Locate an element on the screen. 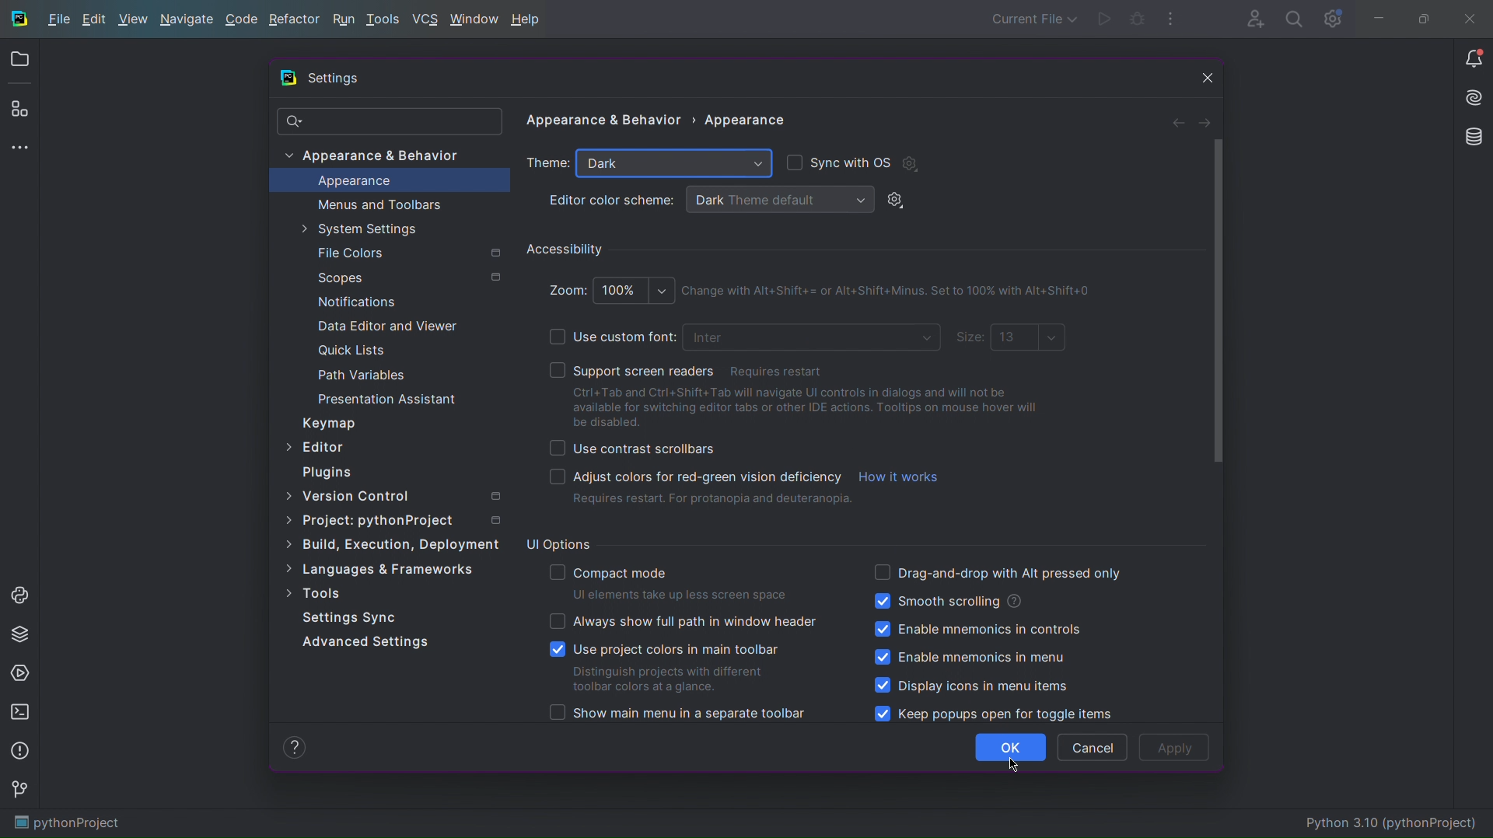  how it works is located at coordinates (900, 477).